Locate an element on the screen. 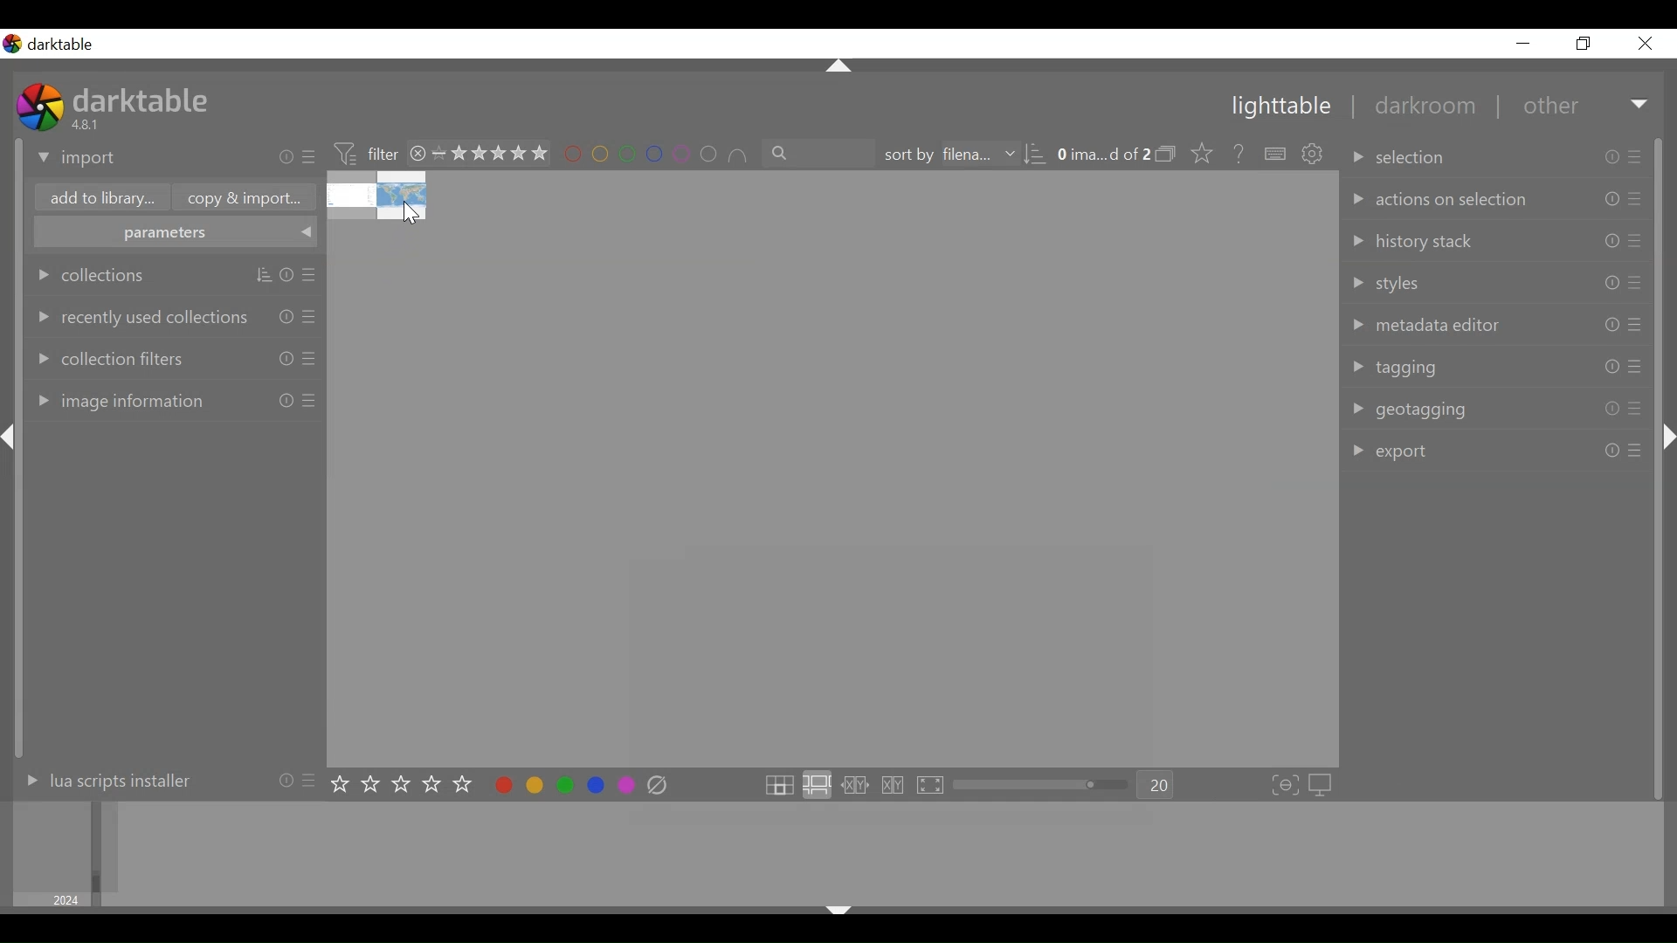 The height and width of the screenshot is (943, 1677). darkroom is located at coordinates (1426, 105).